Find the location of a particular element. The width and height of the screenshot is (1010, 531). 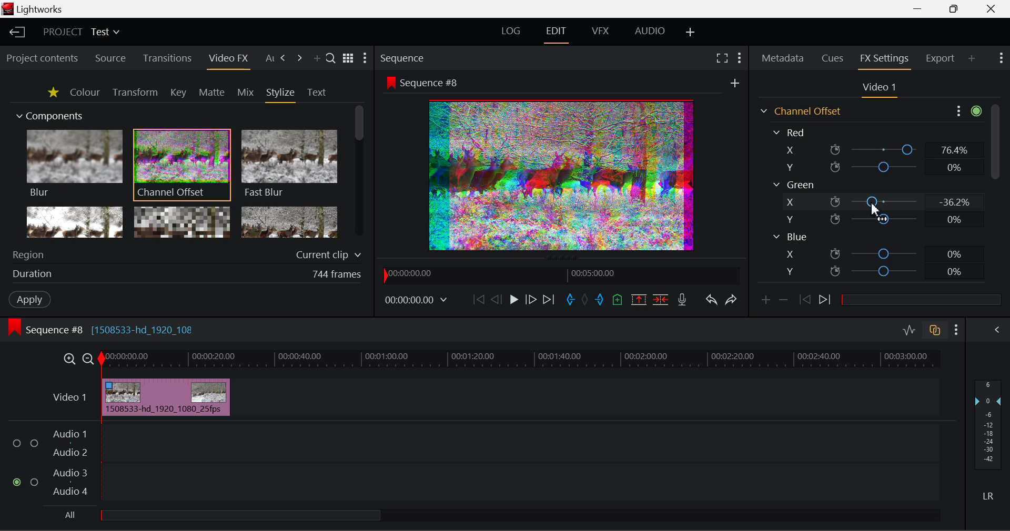

Toggle Audio Levels Editing is located at coordinates (910, 331).